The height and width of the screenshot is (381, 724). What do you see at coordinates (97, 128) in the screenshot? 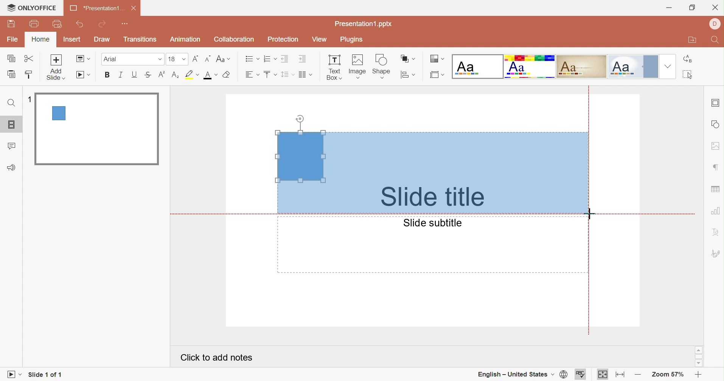
I see `Slide` at bounding box center [97, 128].